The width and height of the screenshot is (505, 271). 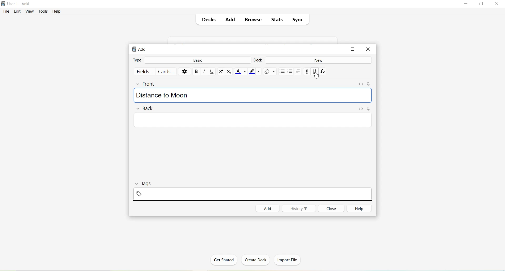 What do you see at coordinates (43, 12) in the screenshot?
I see `Tools` at bounding box center [43, 12].